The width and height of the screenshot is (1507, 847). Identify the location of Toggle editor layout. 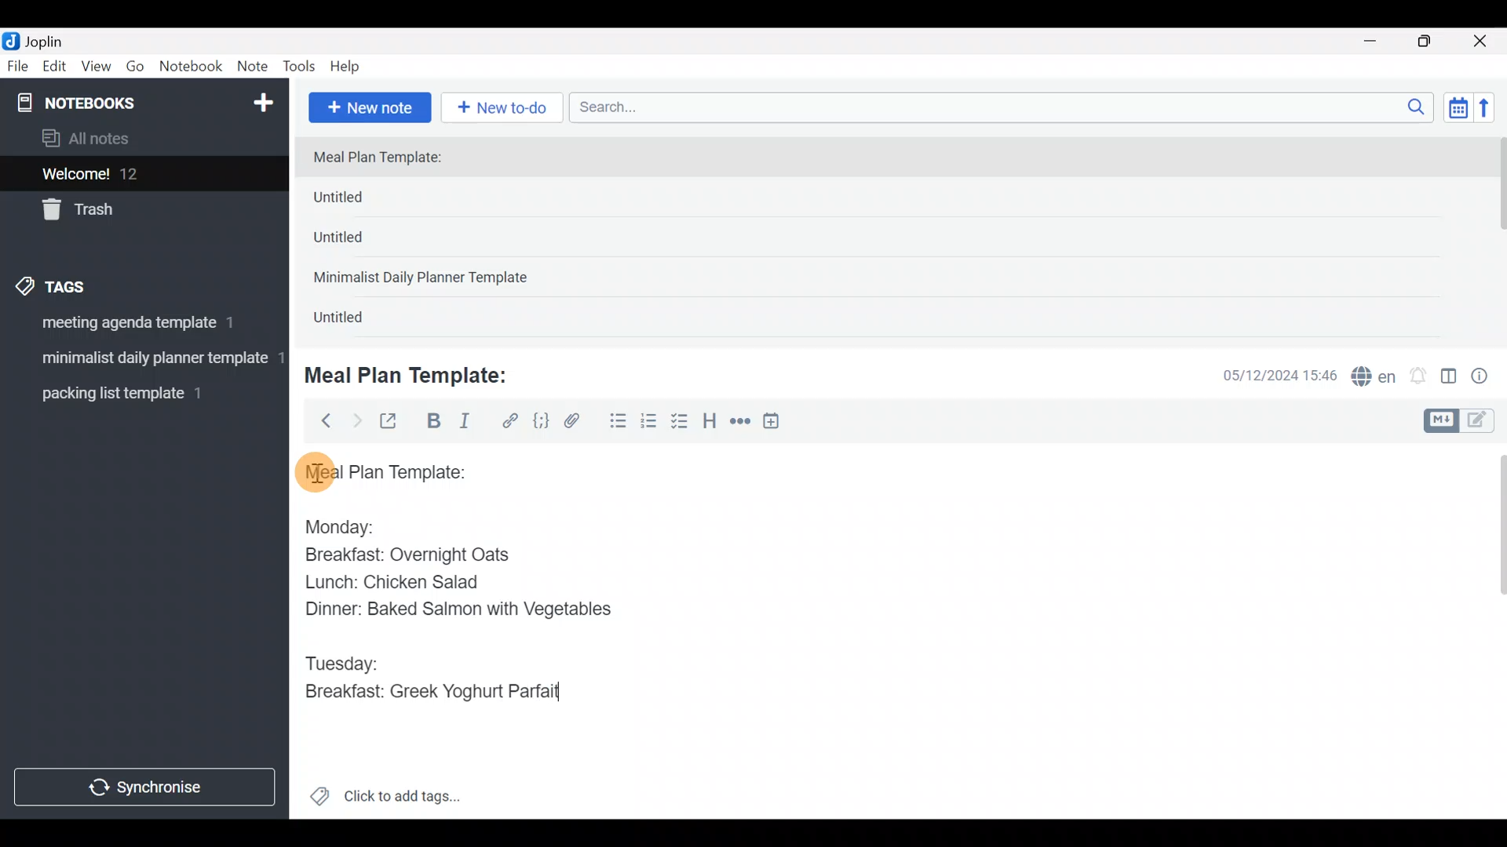
(1450, 378).